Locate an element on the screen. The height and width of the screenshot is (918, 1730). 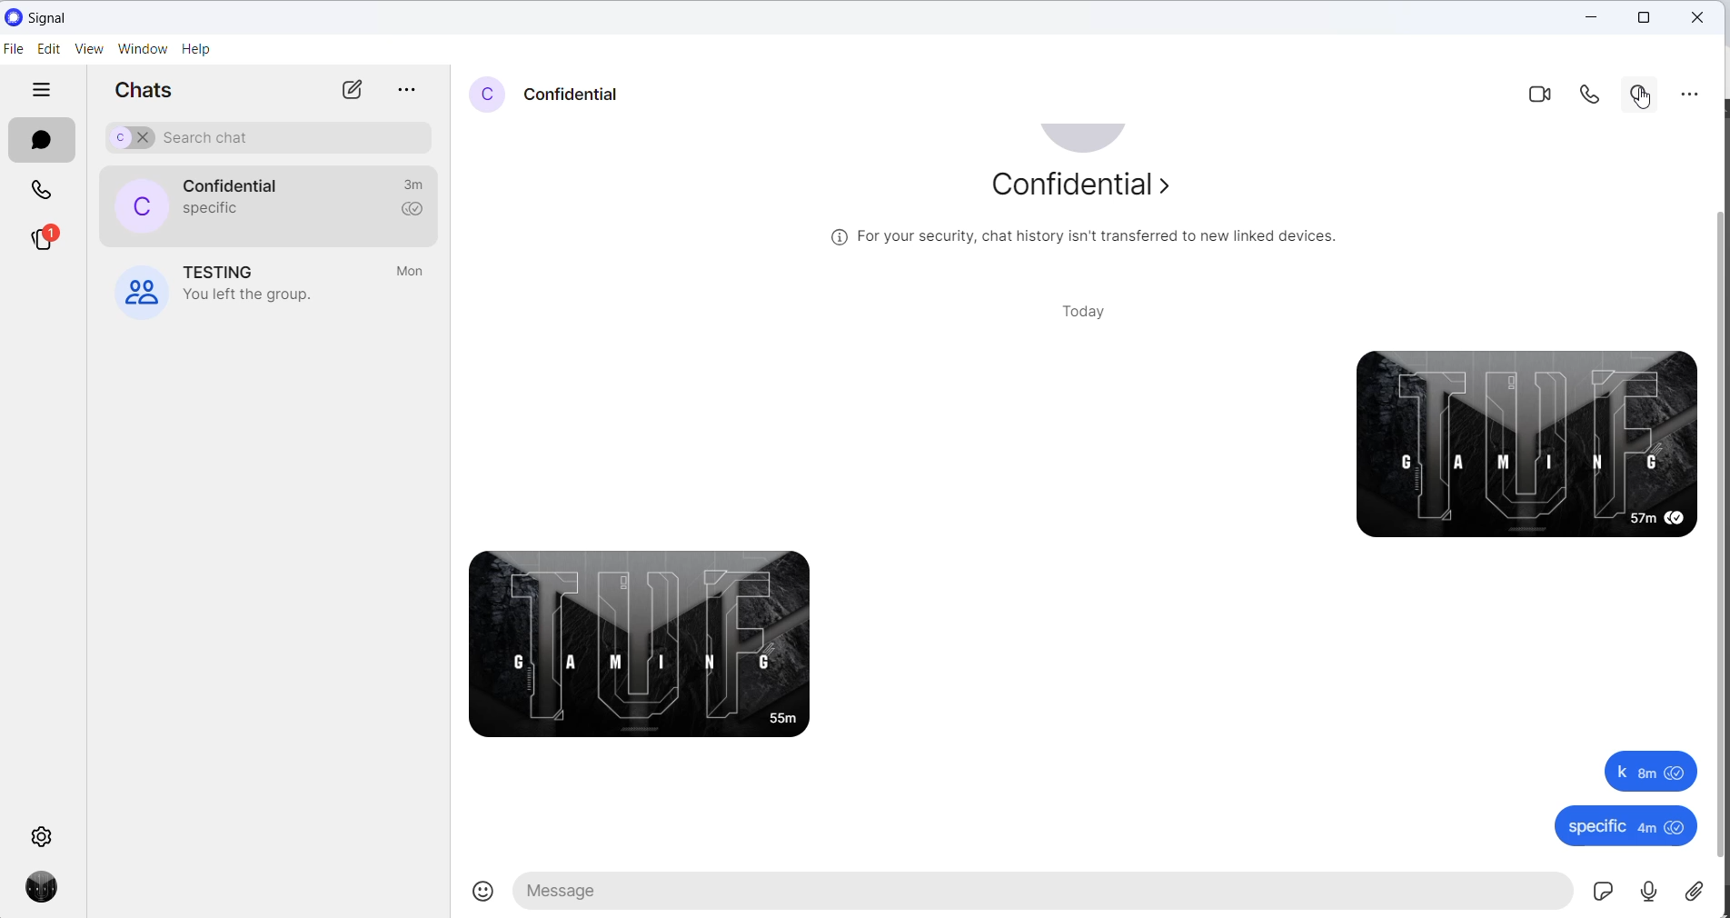
group left notification is located at coordinates (255, 295).